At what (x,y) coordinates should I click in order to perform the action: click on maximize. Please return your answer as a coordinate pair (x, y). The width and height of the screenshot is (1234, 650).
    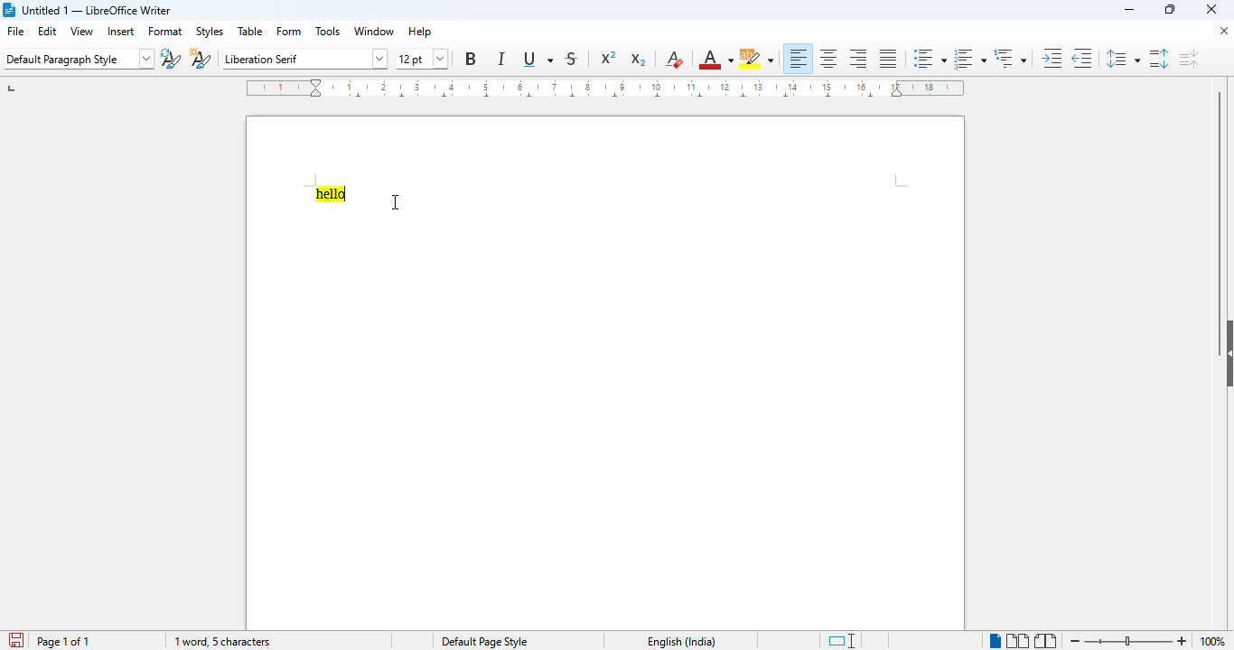
    Looking at the image, I should click on (1169, 8).